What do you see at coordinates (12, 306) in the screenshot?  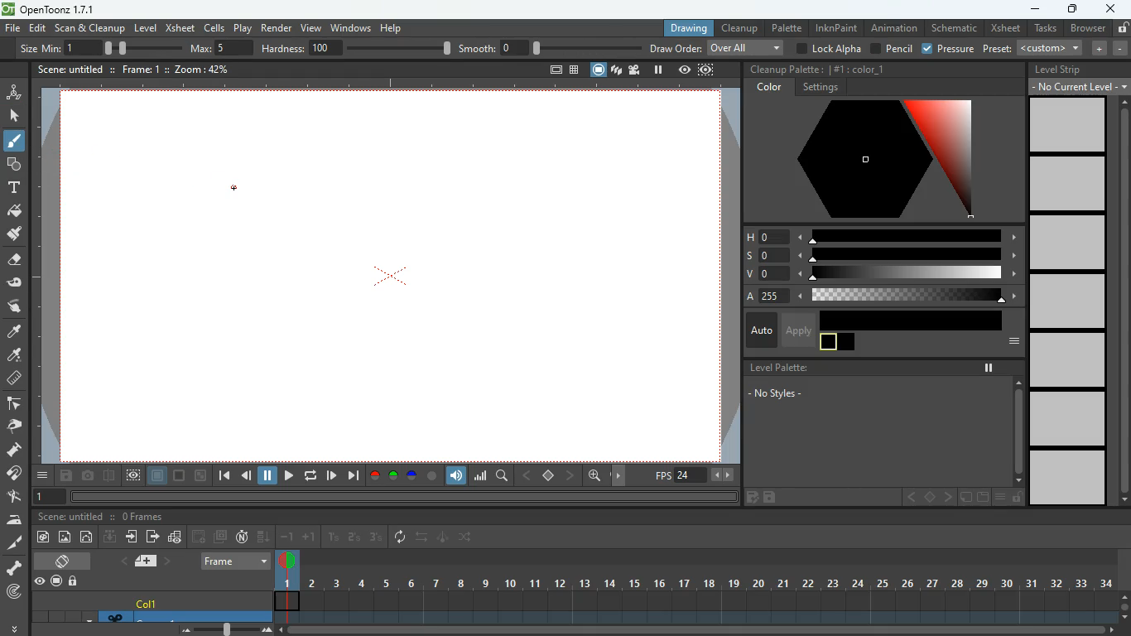 I see `swipe` at bounding box center [12, 306].